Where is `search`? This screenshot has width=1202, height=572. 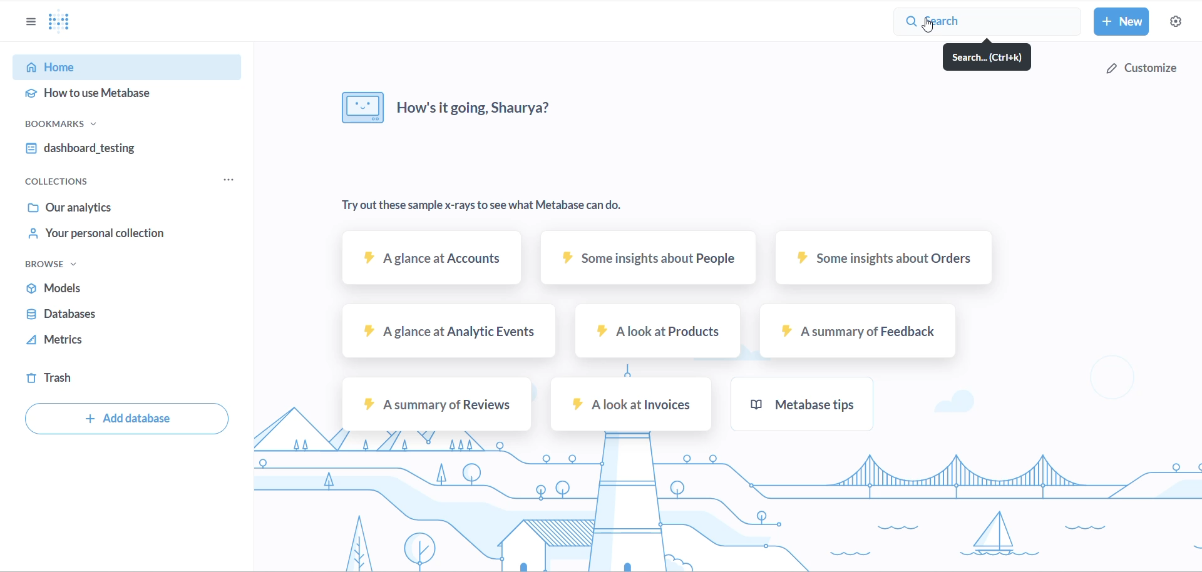
search is located at coordinates (987, 58).